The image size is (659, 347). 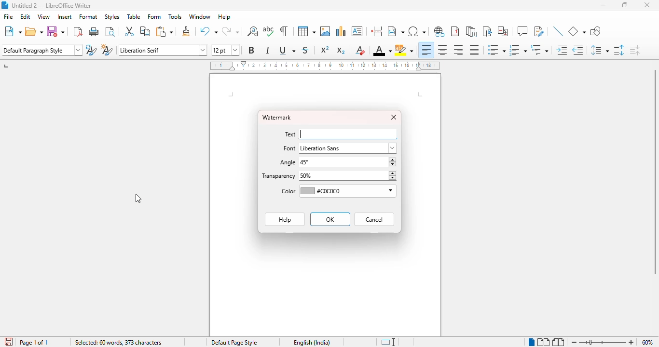 What do you see at coordinates (251, 50) in the screenshot?
I see `bold` at bounding box center [251, 50].